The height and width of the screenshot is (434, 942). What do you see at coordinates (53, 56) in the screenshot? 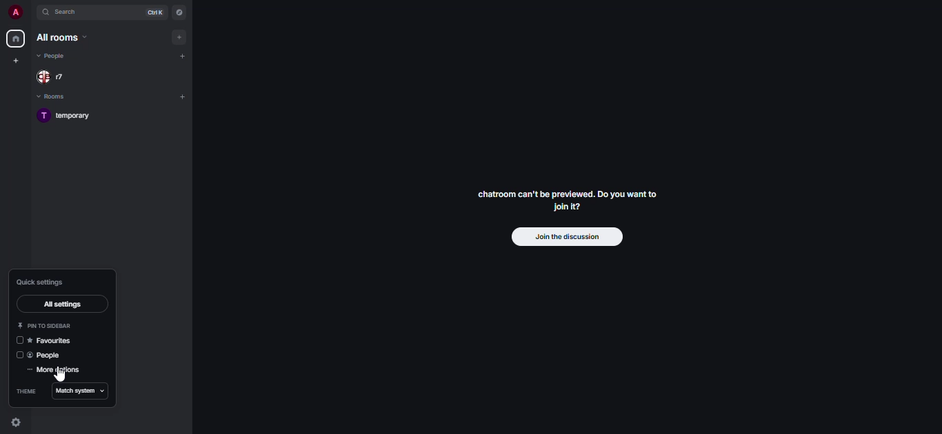
I see `people` at bounding box center [53, 56].